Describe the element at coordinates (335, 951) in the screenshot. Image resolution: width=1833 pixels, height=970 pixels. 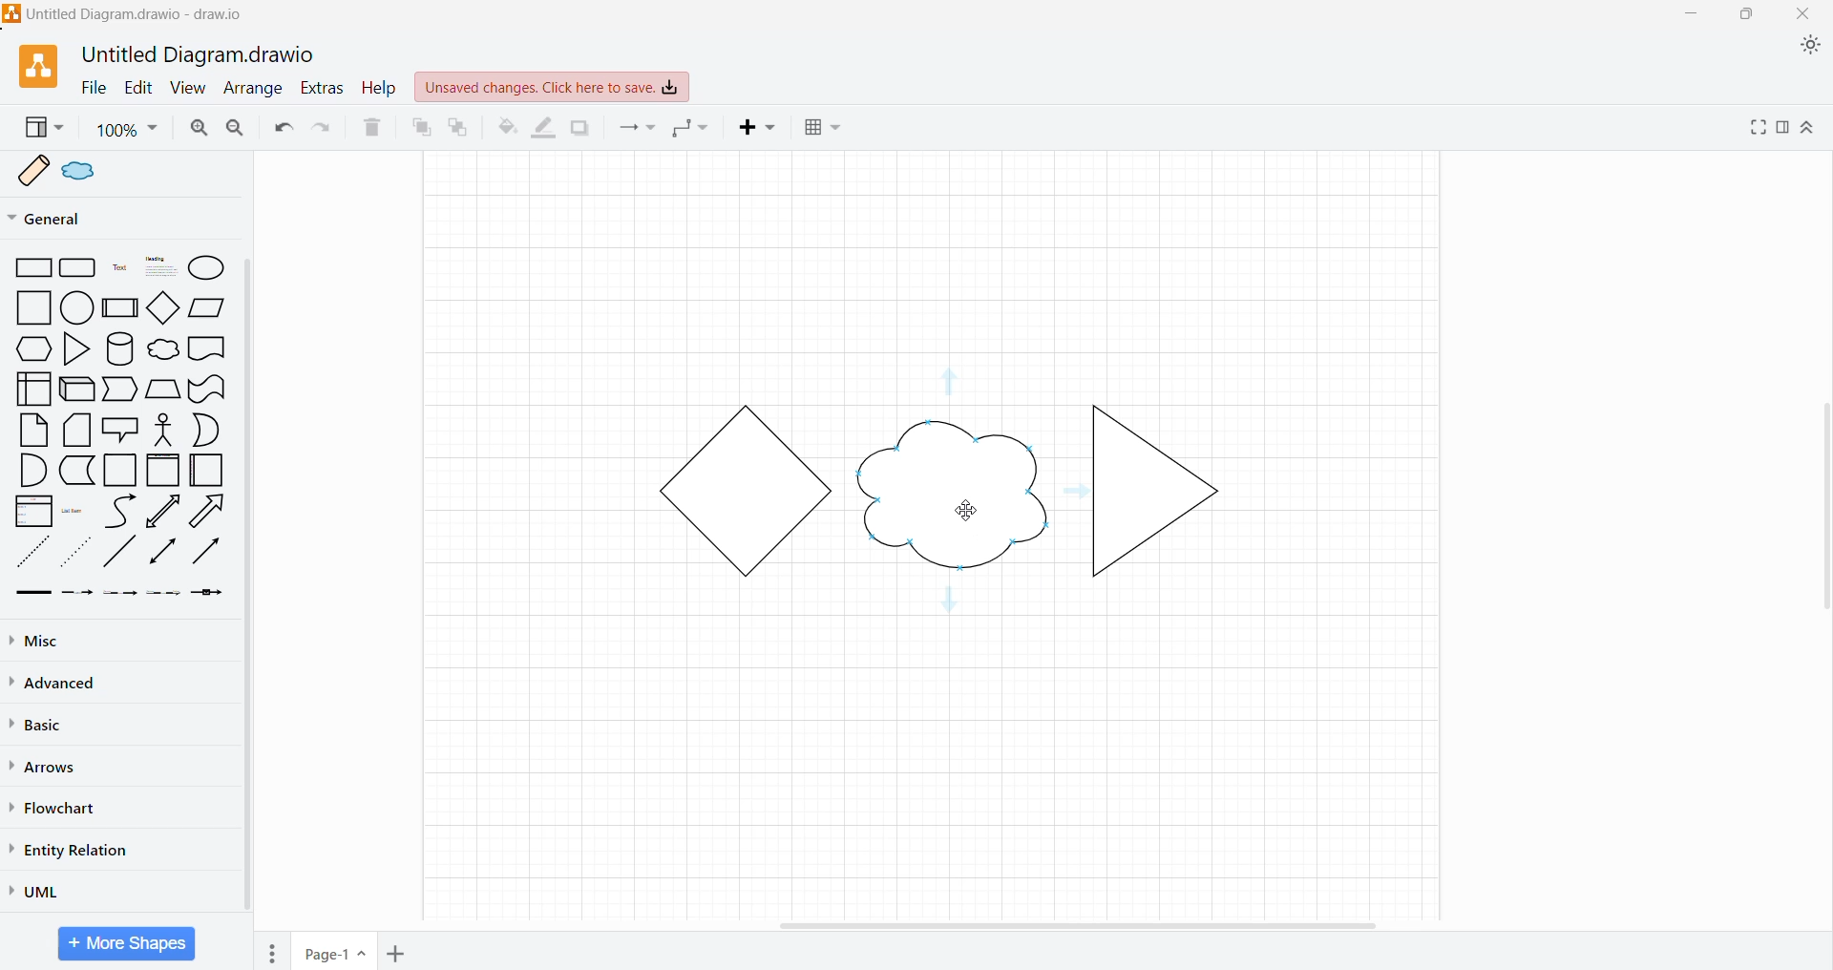
I see `Page-1` at that location.